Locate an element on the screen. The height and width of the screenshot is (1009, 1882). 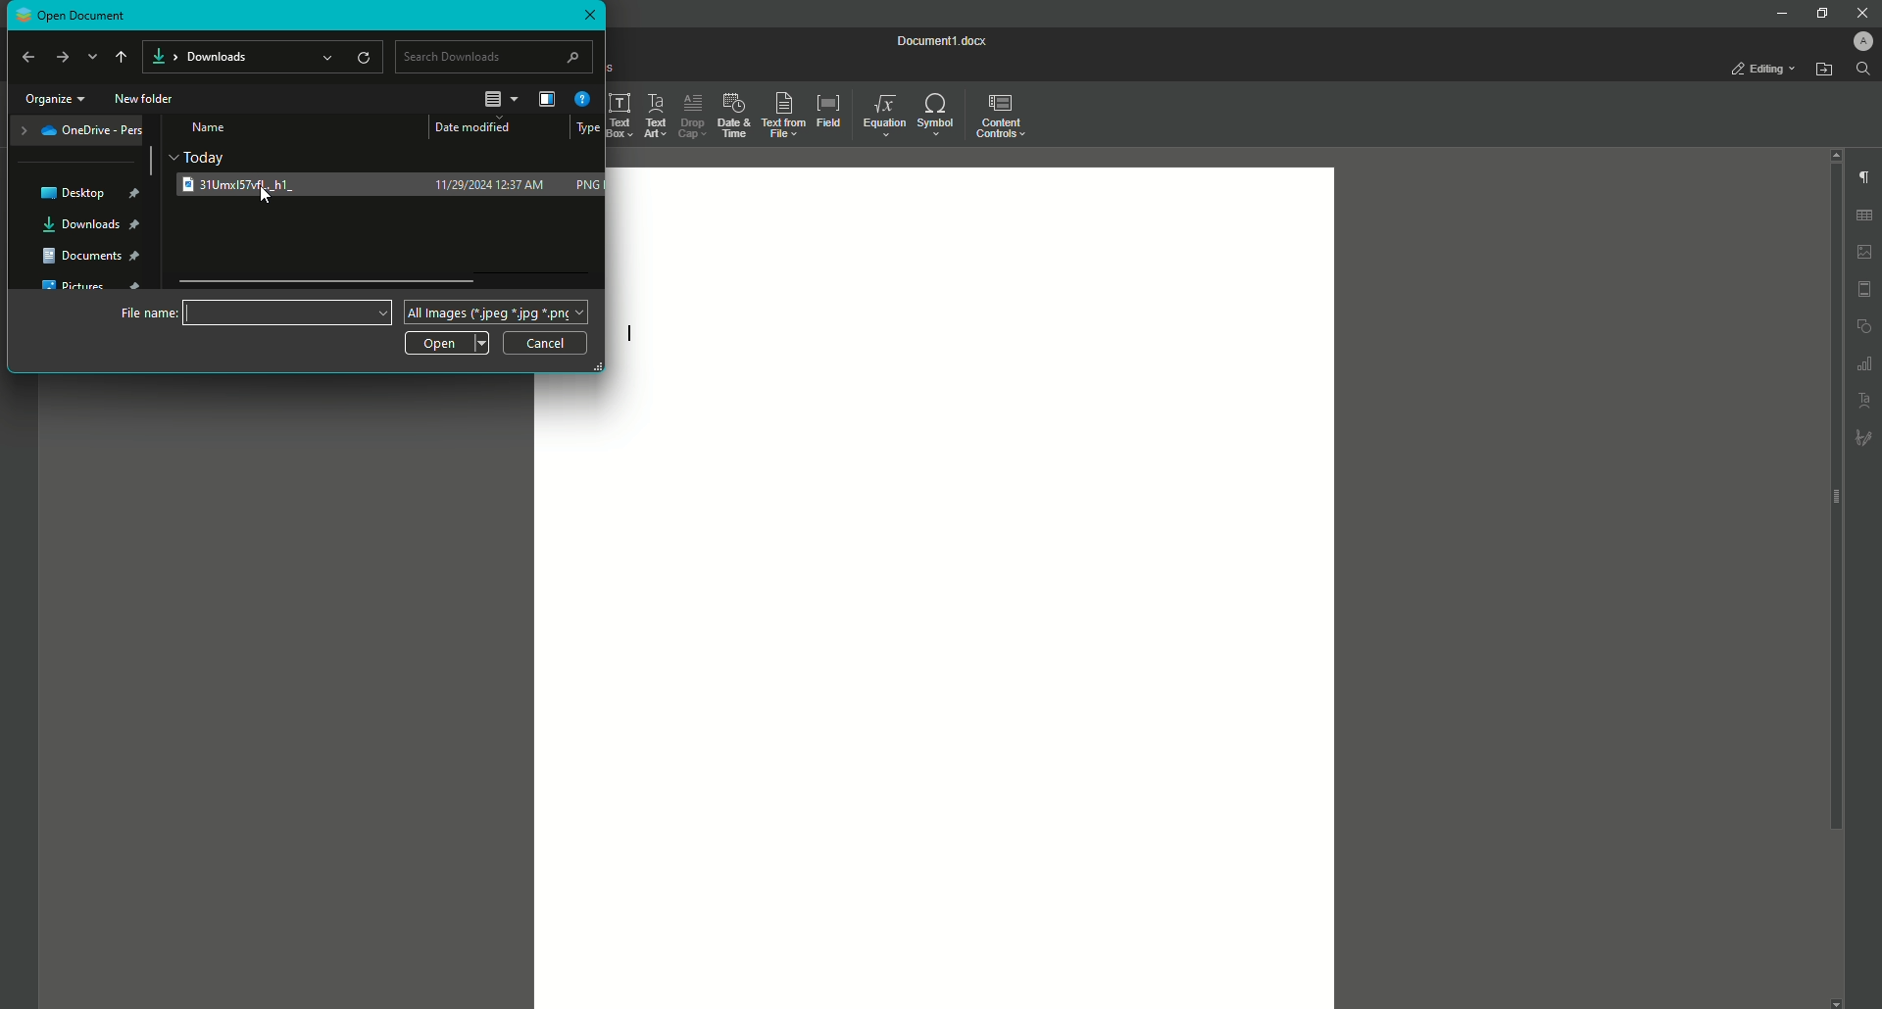
Equation is located at coordinates (881, 117).